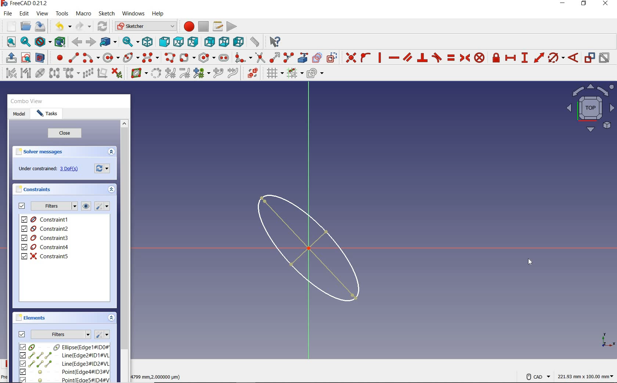 Image resolution: width=617 pixels, height=383 pixels. What do you see at coordinates (40, 26) in the screenshot?
I see `save` at bounding box center [40, 26].